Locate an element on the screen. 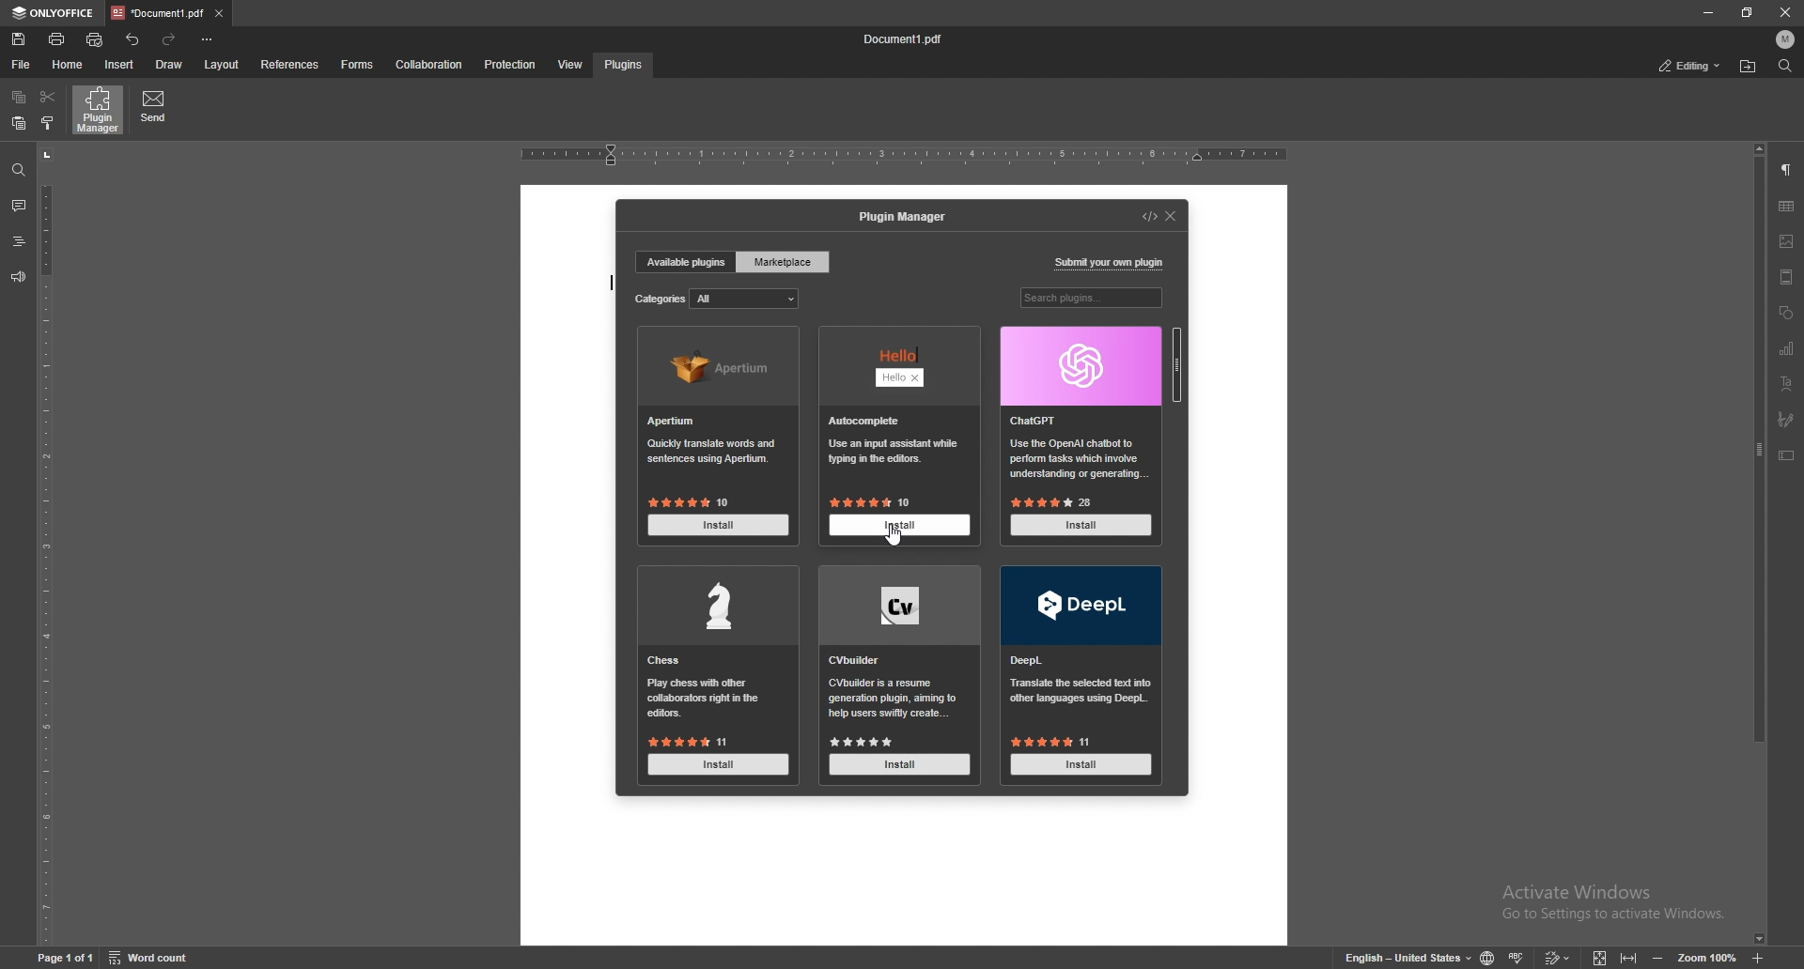  tab is located at coordinates (157, 15).